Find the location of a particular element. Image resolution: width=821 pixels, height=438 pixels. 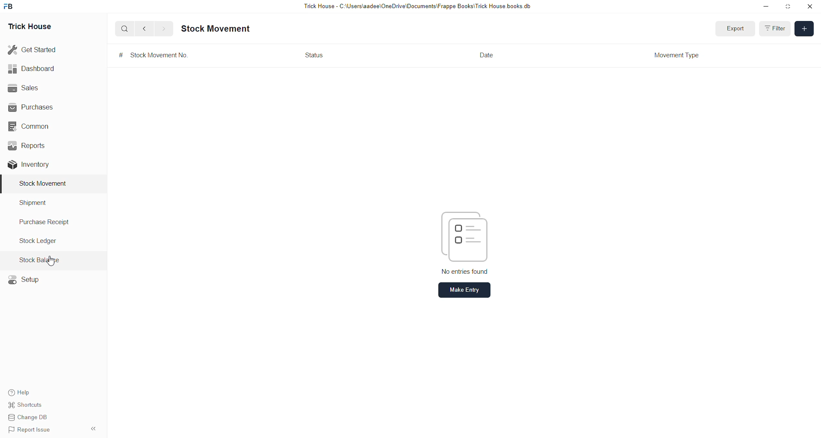

Close is located at coordinates (812, 8).